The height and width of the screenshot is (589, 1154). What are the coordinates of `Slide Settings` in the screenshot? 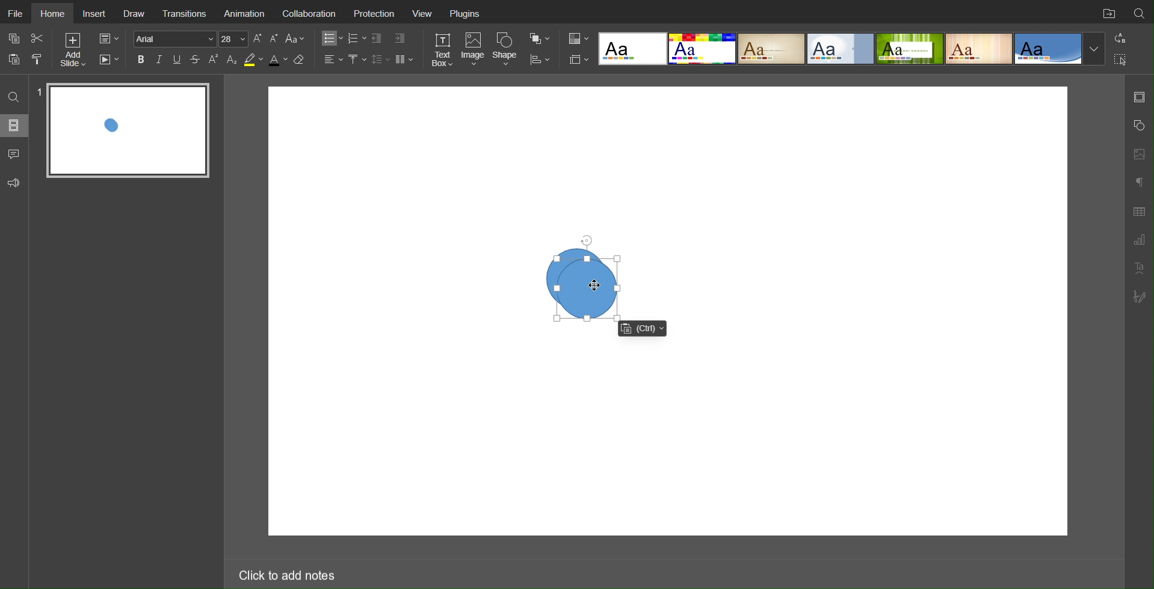 It's located at (108, 39).